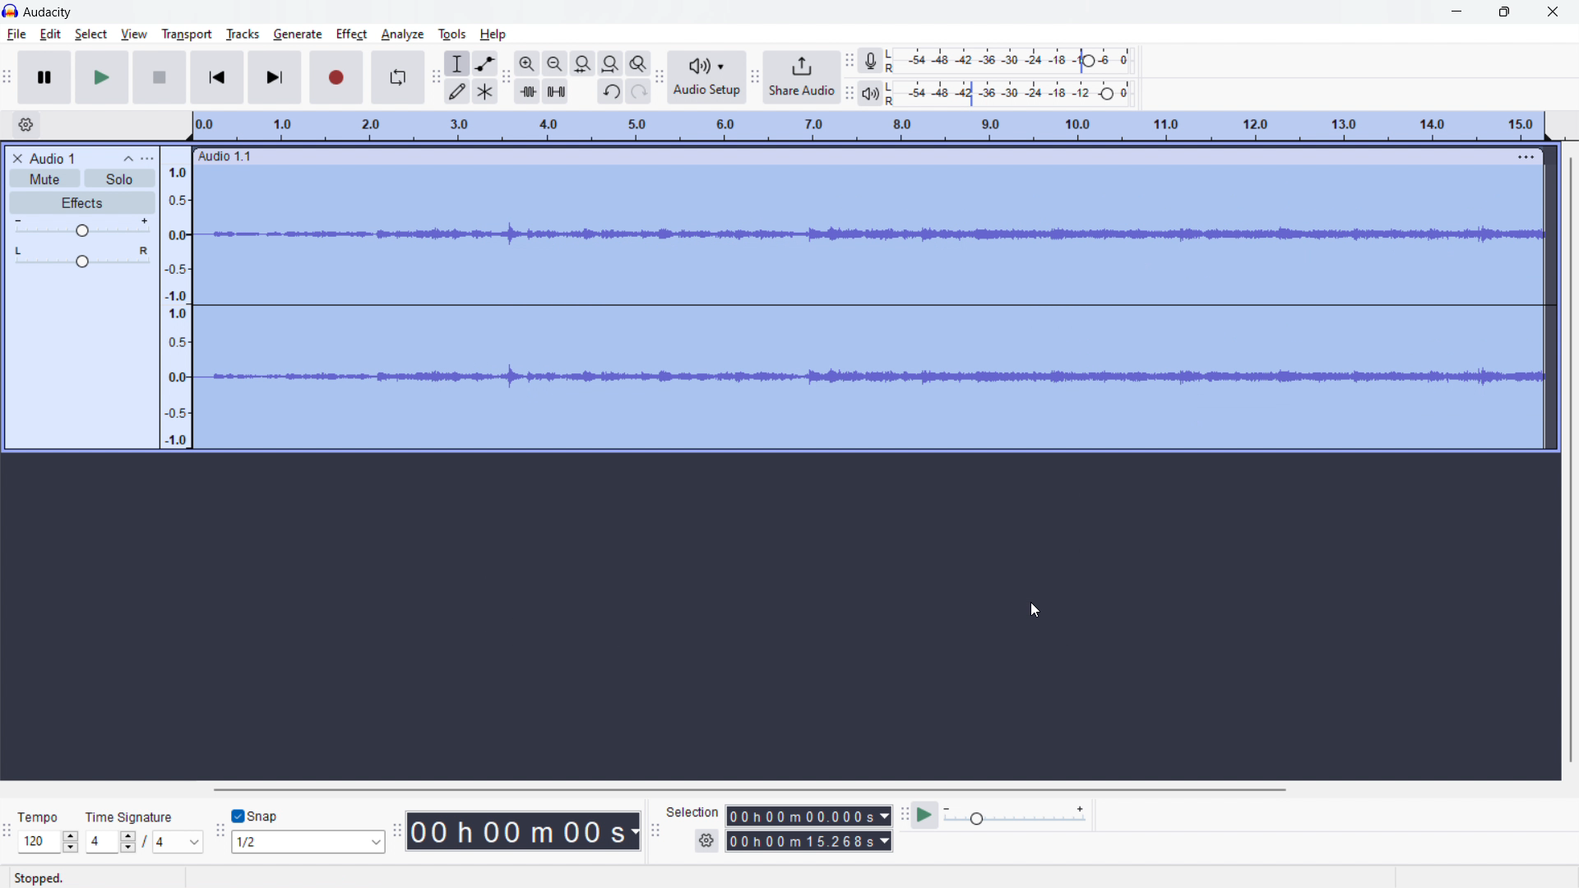 The height and width of the screenshot is (888, 1579). I want to click on 00h00m00.000s (start time), so click(808, 812).